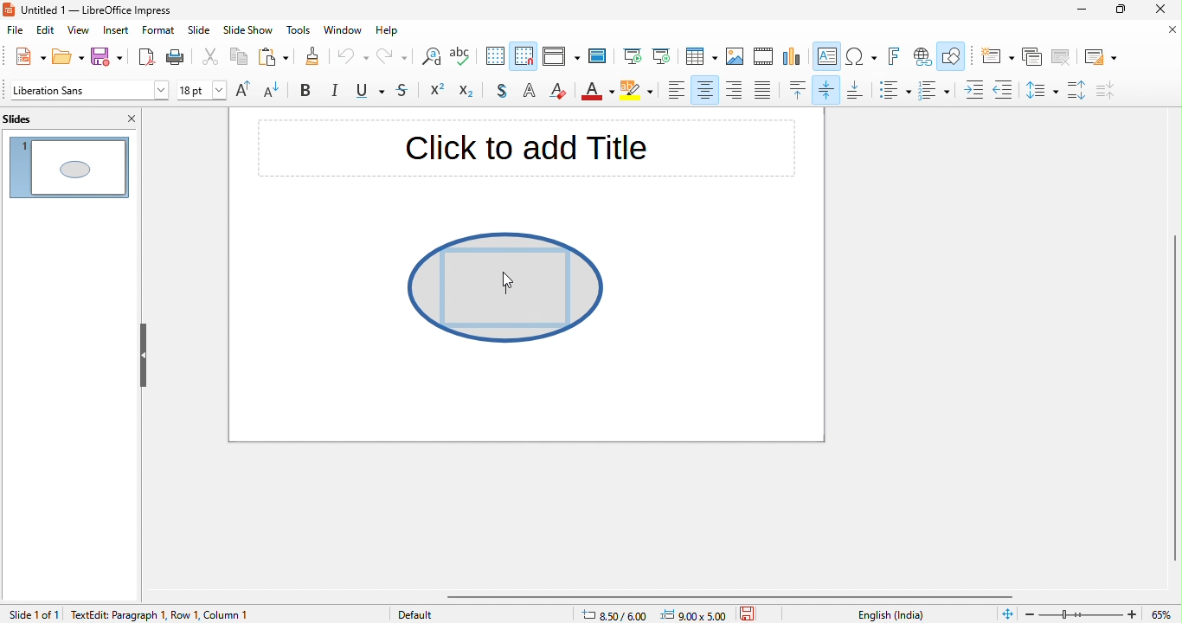 The height and width of the screenshot is (623, 1182). What do you see at coordinates (560, 58) in the screenshot?
I see `display view` at bounding box center [560, 58].